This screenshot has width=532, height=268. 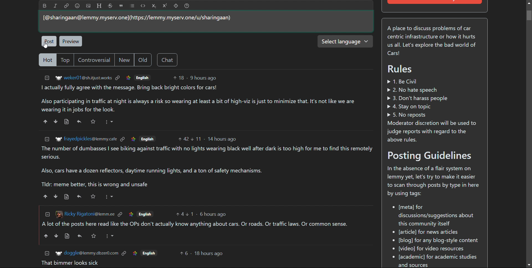 I want to click on collapse, so click(x=47, y=253).